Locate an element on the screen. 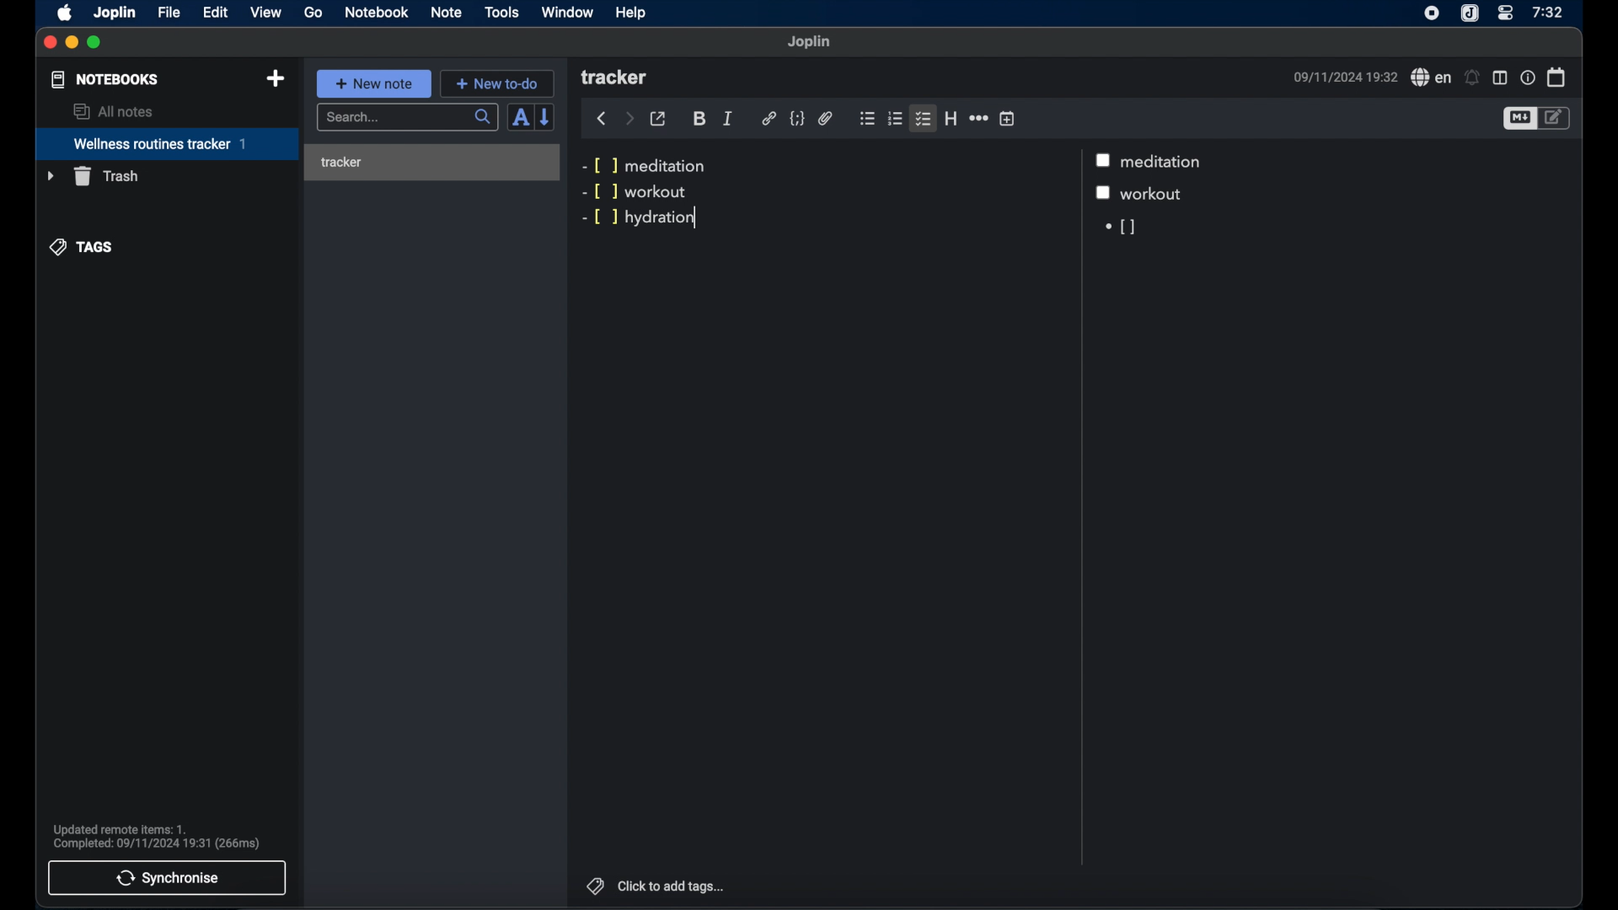 This screenshot has width=1618, height=910. toggle external editor is located at coordinates (658, 118).